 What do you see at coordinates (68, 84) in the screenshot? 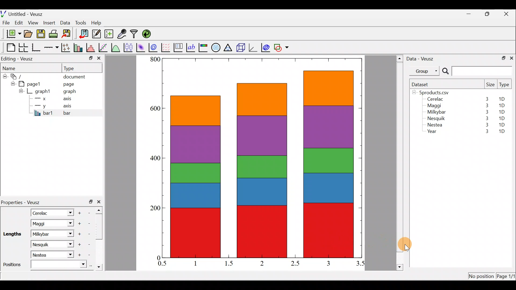
I see `page` at bounding box center [68, 84].